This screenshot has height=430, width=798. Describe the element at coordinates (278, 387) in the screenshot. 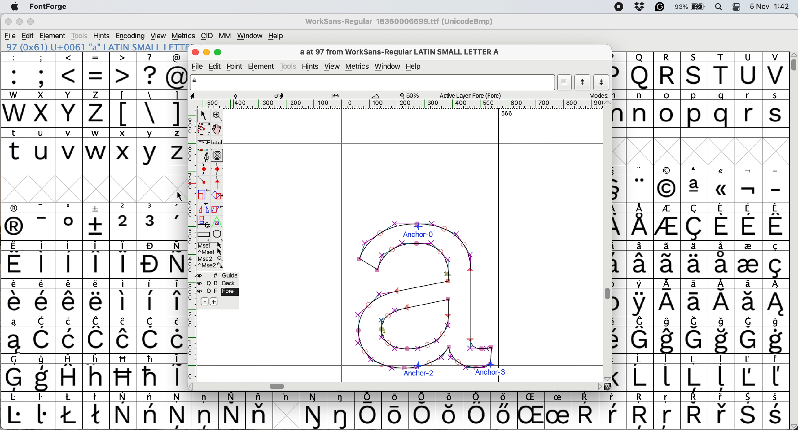

I see `horizontal scroll bar` at that location.